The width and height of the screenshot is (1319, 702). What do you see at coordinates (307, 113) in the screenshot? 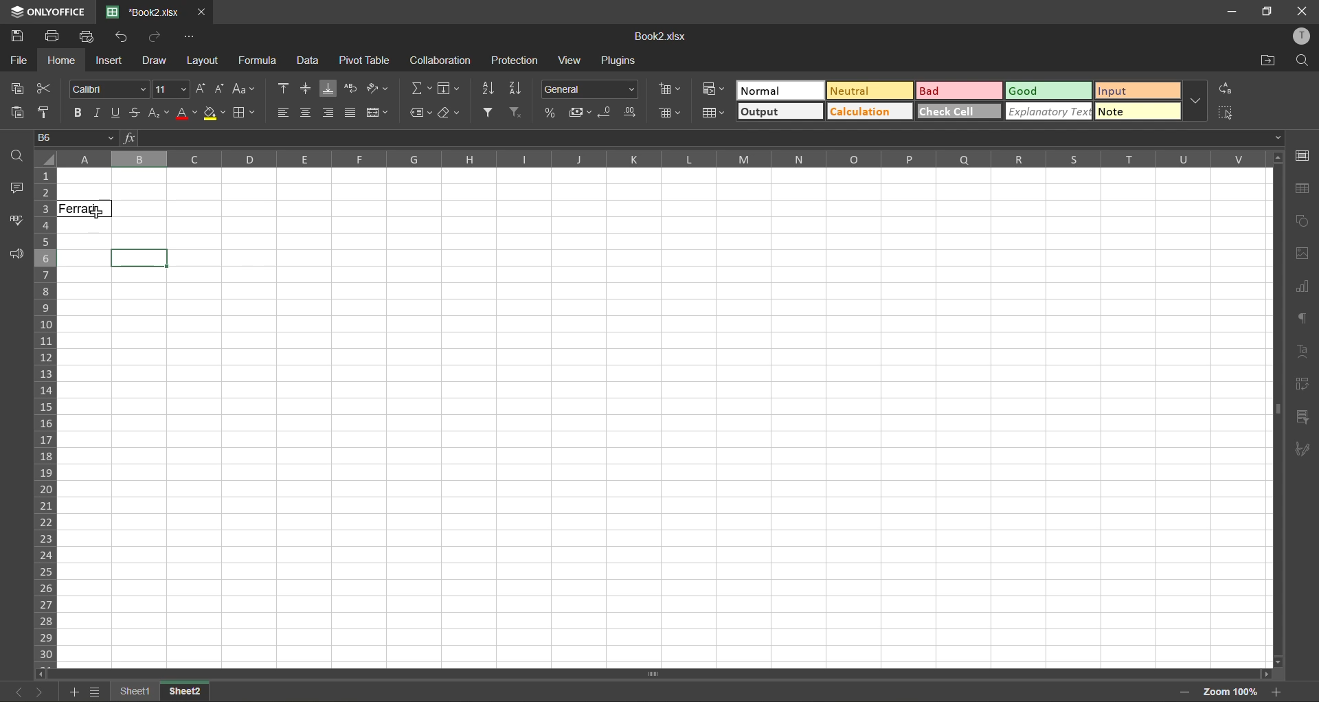
I see `align center` at bounding box center [307, 113].